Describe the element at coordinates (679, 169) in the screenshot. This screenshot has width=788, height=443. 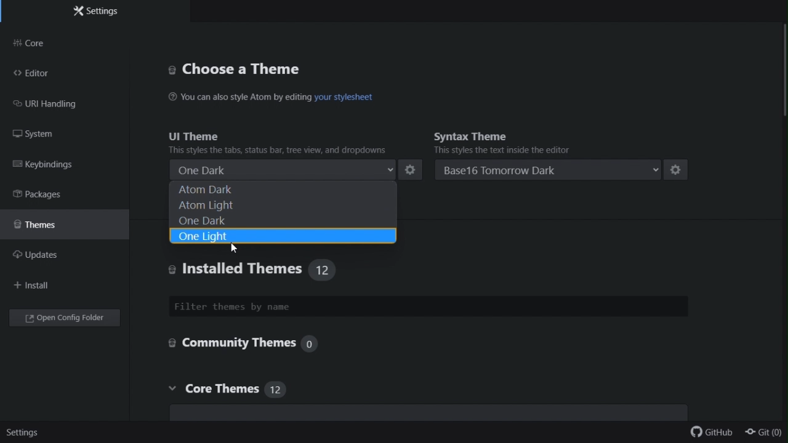
I see `settings` at that location.